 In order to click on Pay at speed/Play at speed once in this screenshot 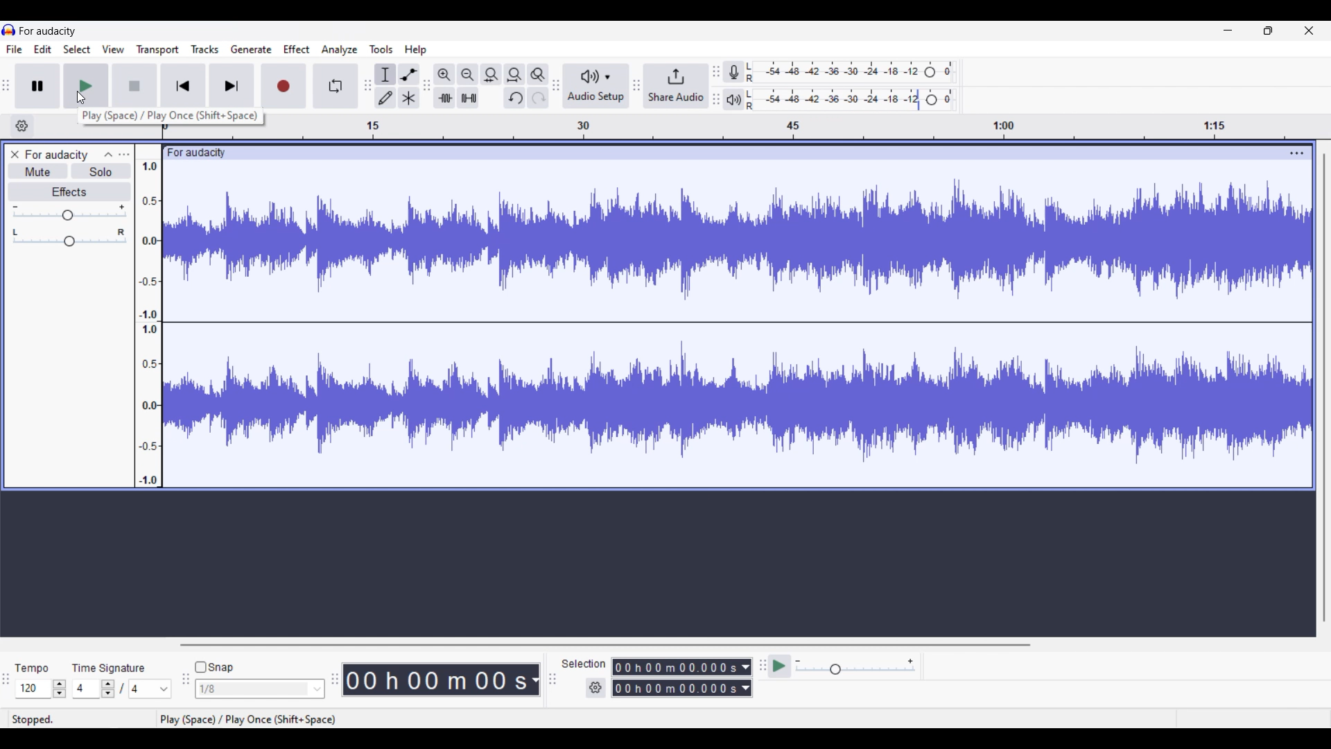, I will do `click(779, 666)`.